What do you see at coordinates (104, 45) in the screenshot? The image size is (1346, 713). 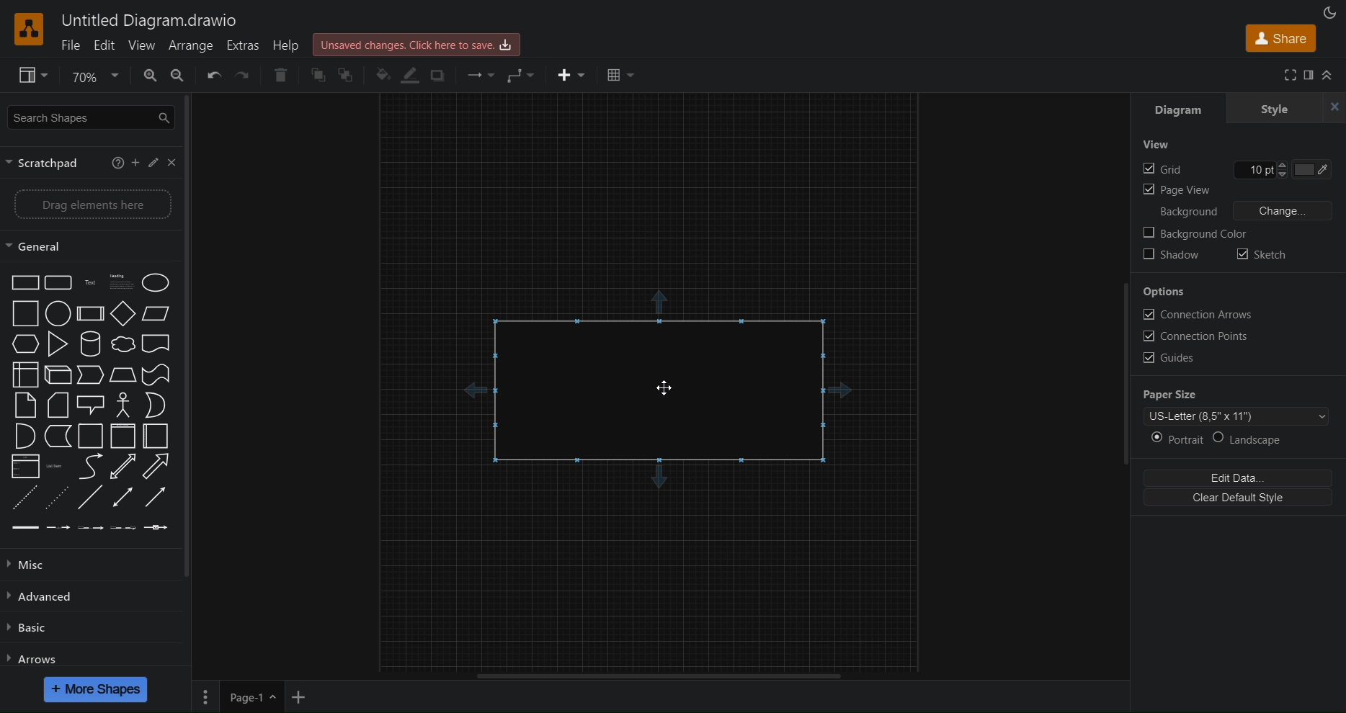 I see `Edit` at bounding box center [104, 45].